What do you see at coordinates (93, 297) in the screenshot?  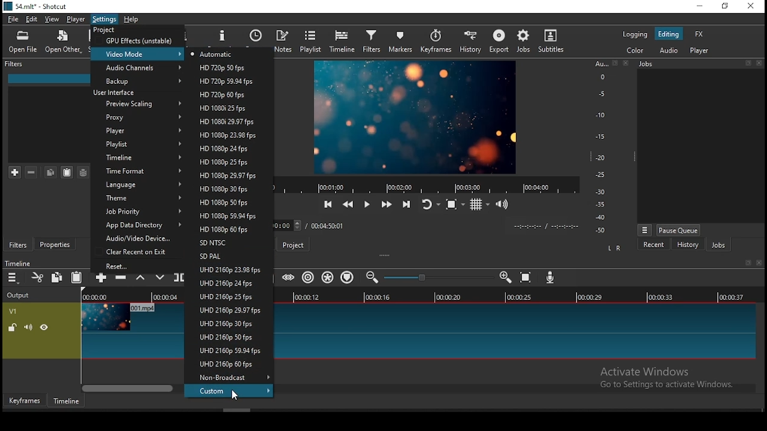 I see `00:00:00` at bounding box center [93, 297].